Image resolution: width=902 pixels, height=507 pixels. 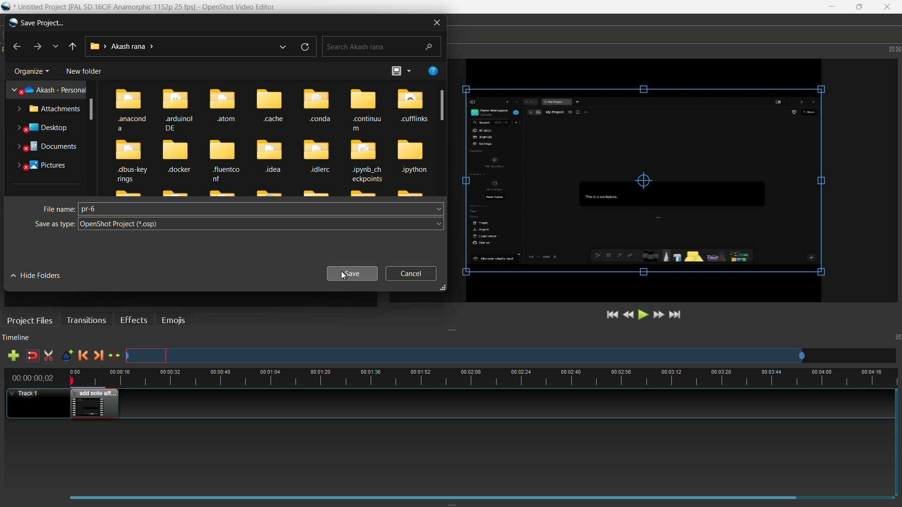 What do you see at coordinates (12, 22) in the screenshot?
I see `app icon` at bounding box center [12, 22].